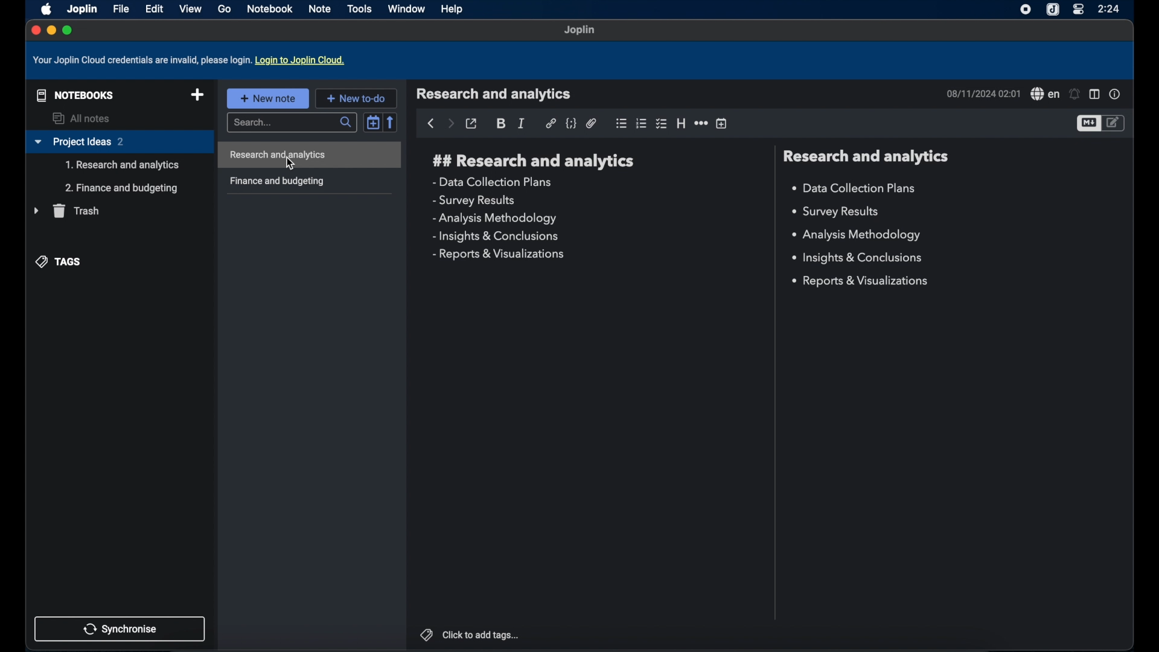 The height and width of the screenshot is (652, 1159). I want to click on joplin icon, so click(1053, 10).